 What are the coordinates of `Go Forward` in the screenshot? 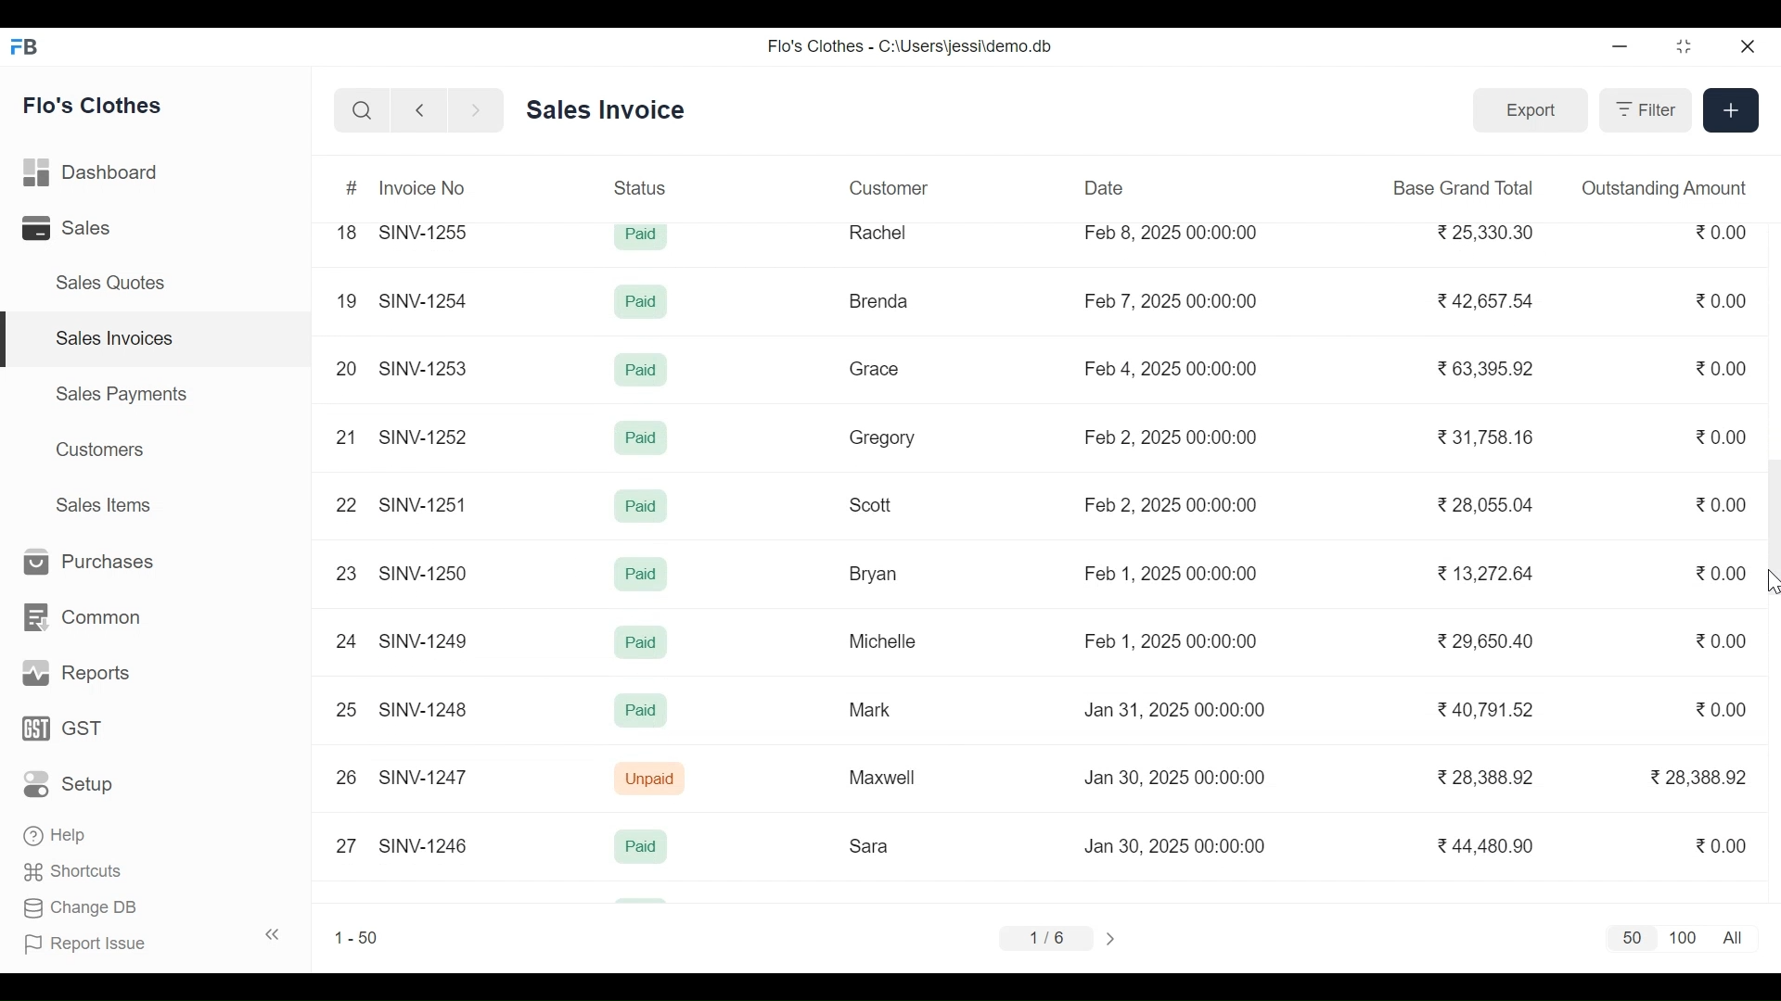 It's located at (471, 111).